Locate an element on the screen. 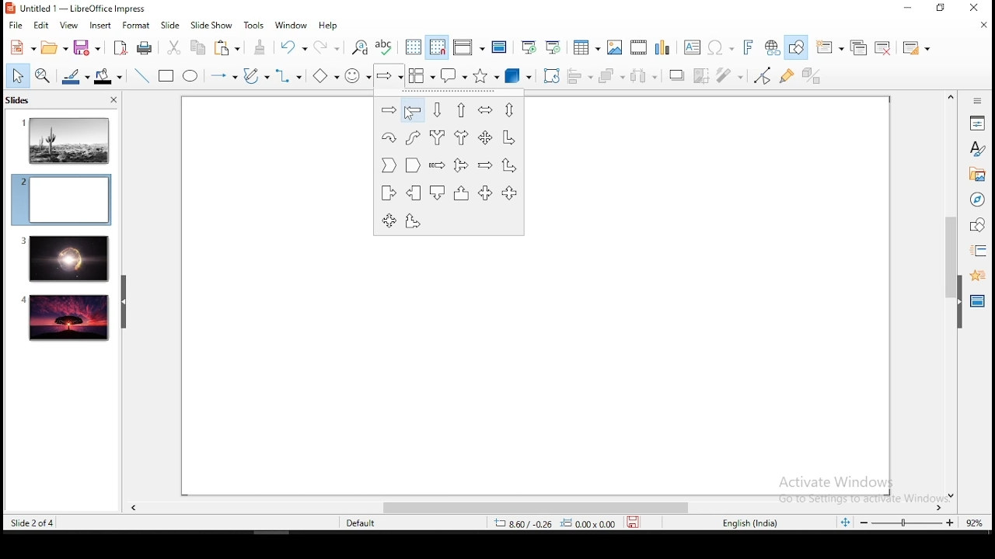 This screenshot has width=995, height=559. shapes is located at coordinates (976, 225).